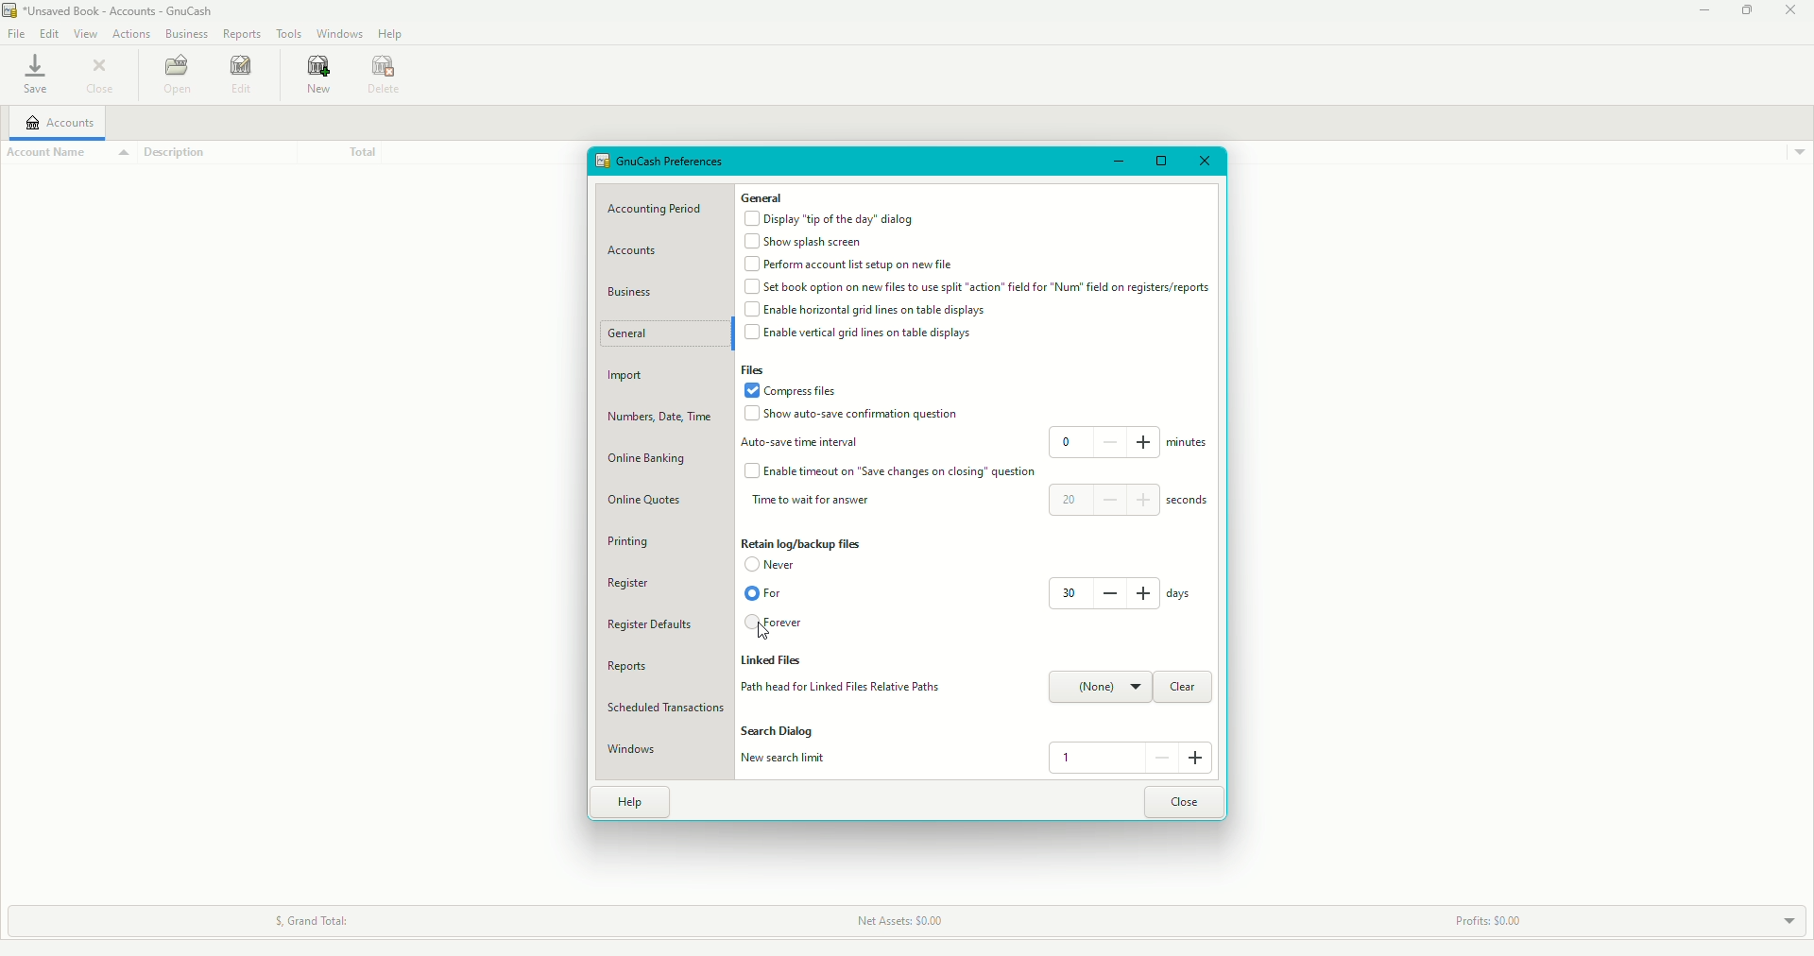 Image resolution: width=1814 pixels, height=956 pixels. What do you see at coordinates (1128, 758) in the screenshot?
I see `1` at bounding box center [1128, 758].